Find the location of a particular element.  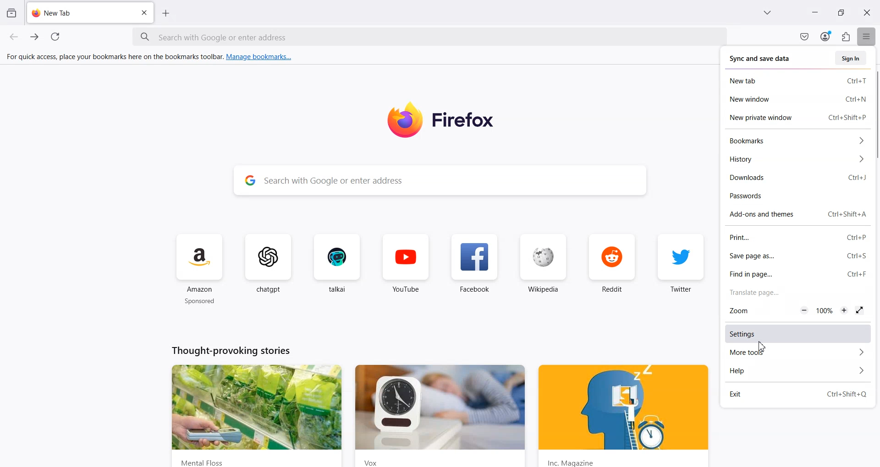

Backward is located at coordinates (15, 37).